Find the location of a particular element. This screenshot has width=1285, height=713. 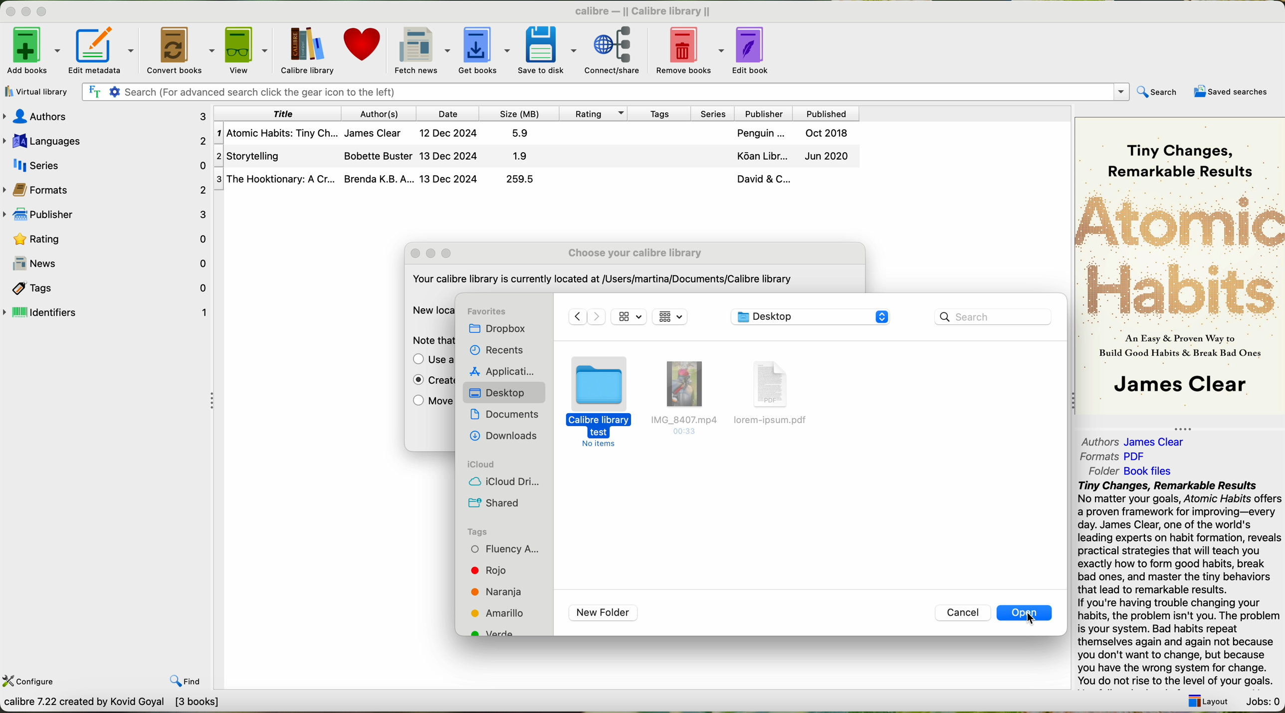

rating is located at coordinates (107, 238).